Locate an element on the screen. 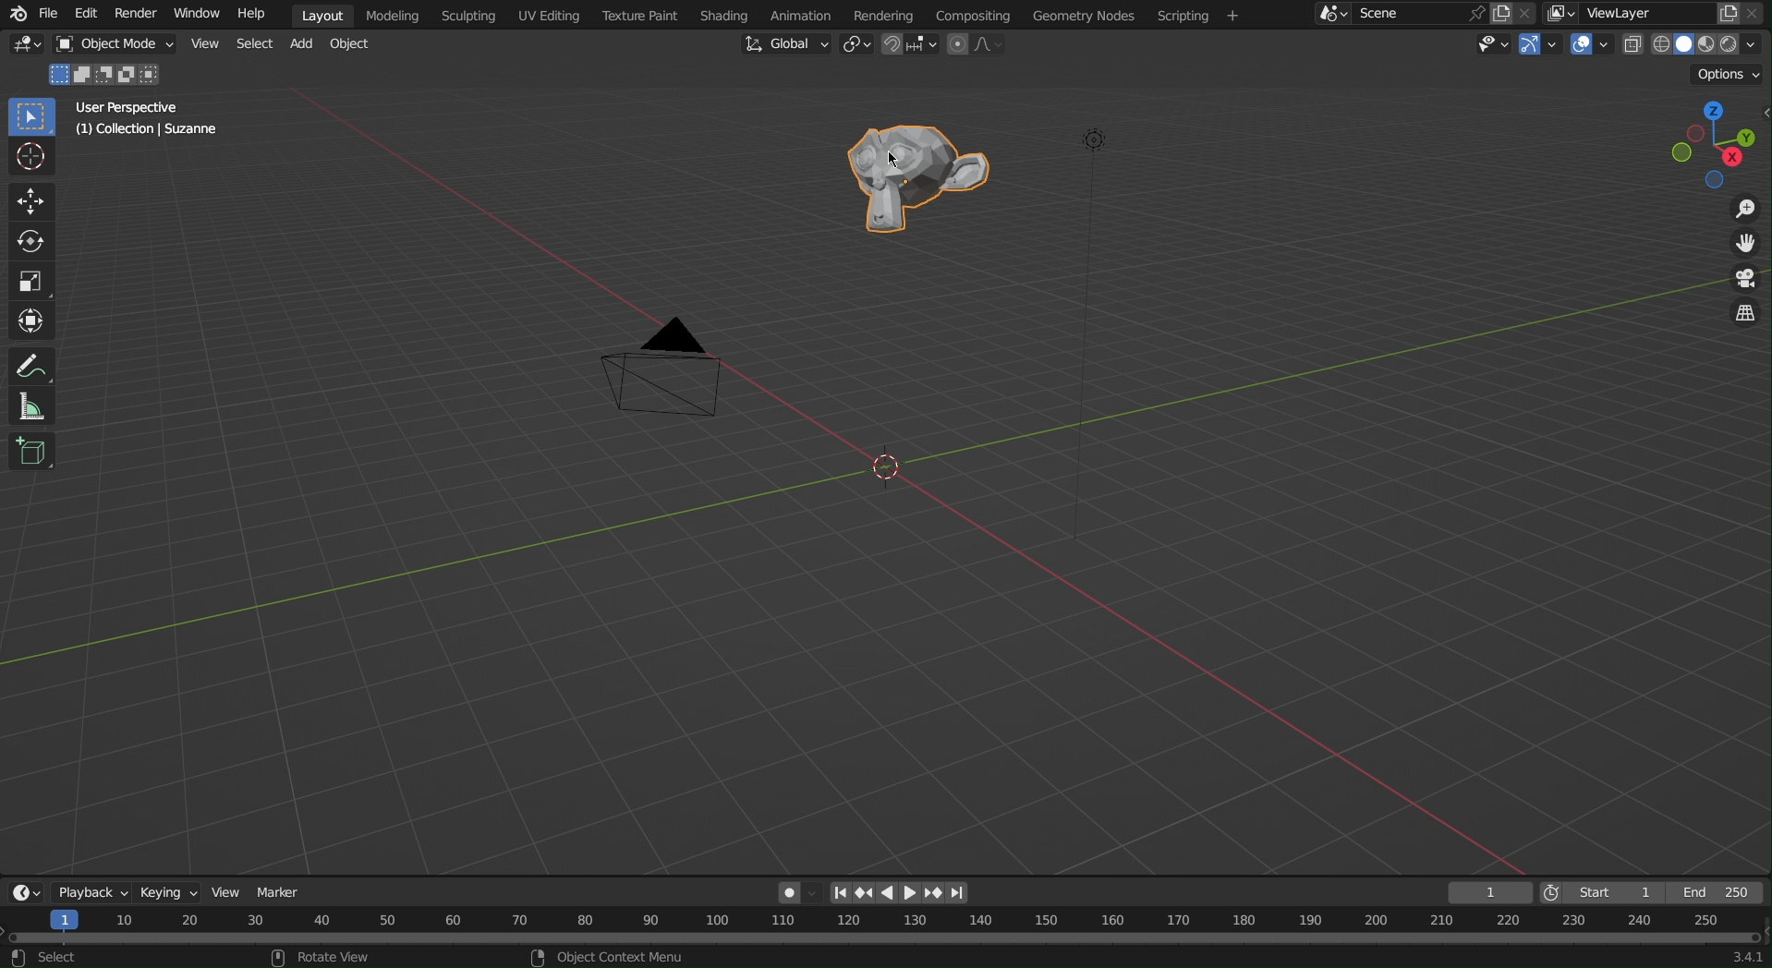 This screenshot has height=968, width=1772. last is located at coordinates (965, 891).